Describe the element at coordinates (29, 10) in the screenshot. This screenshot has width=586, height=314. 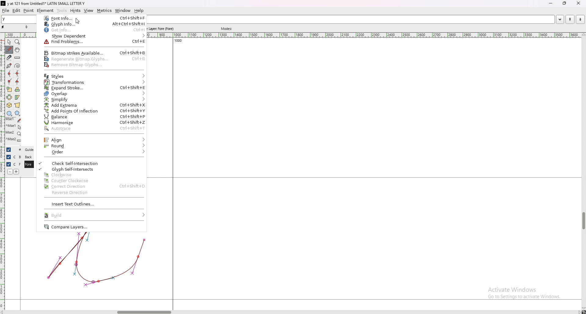
I see `point` at that location.